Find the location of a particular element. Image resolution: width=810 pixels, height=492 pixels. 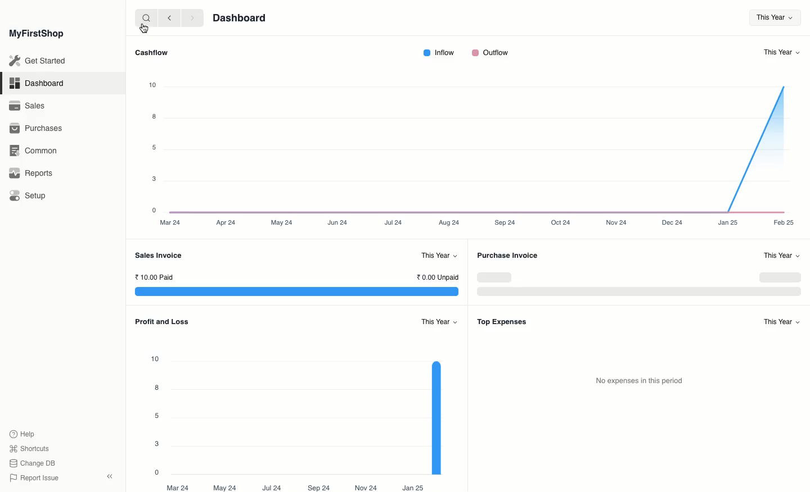

Top Expenses is located at coordinates (503, 321).